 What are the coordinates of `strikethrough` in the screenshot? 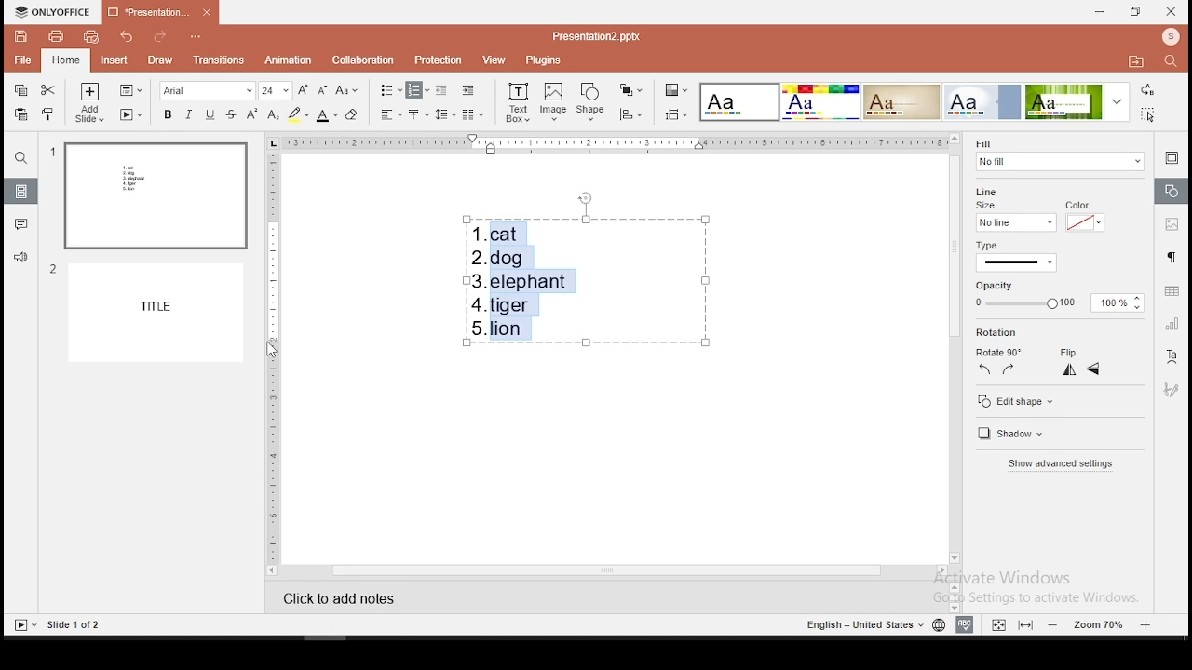 It's located at (231, 114).